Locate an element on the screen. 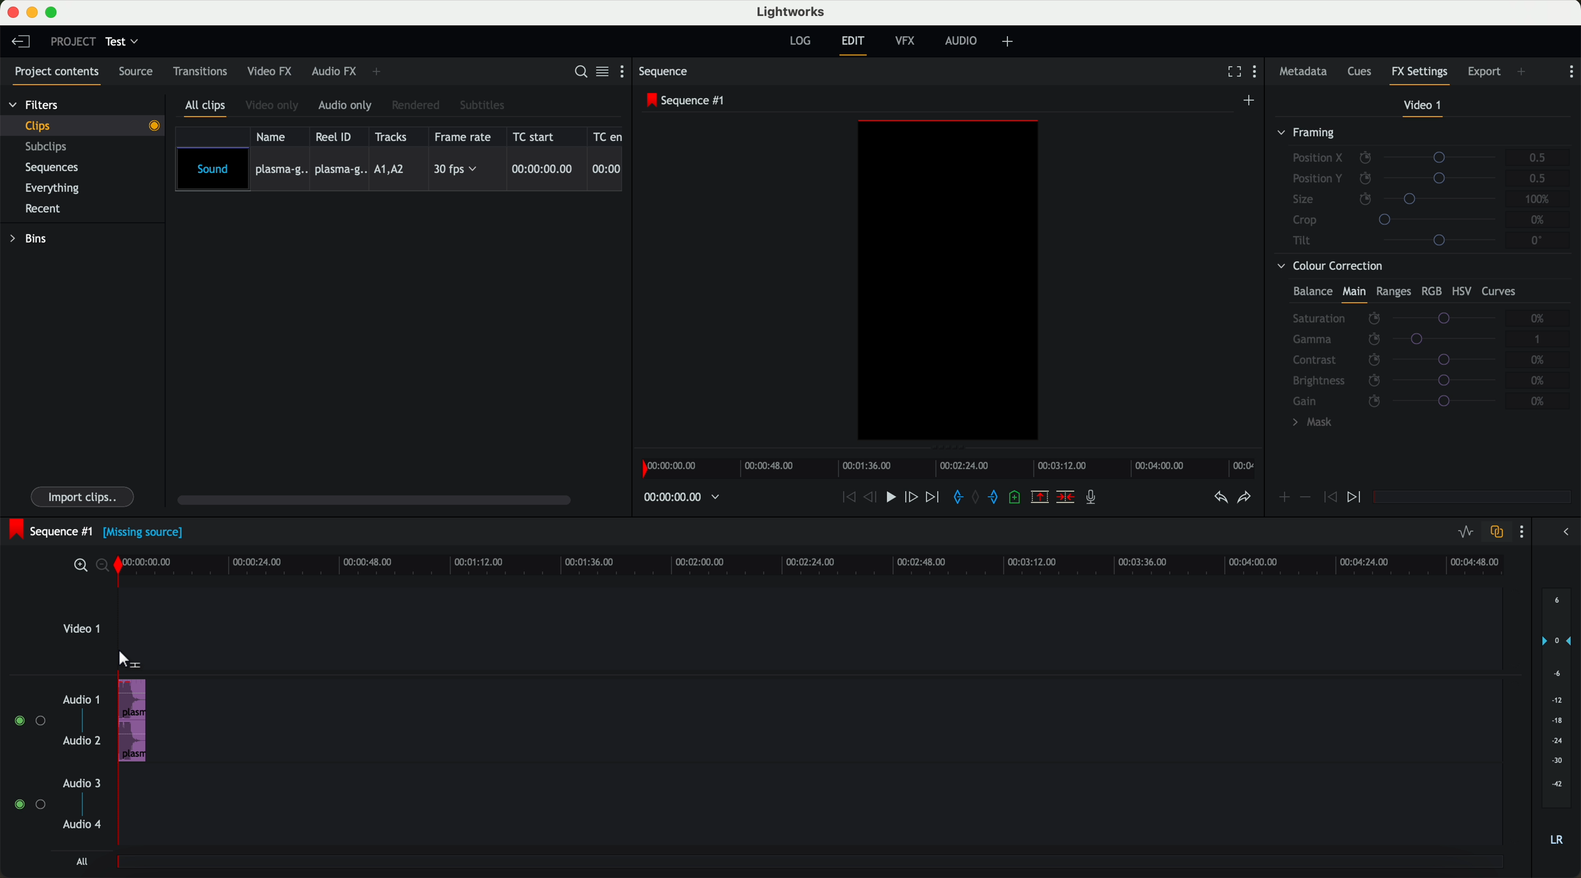 The image size is (1581, 878). sequence #1 is located at coordinates (687, 101).